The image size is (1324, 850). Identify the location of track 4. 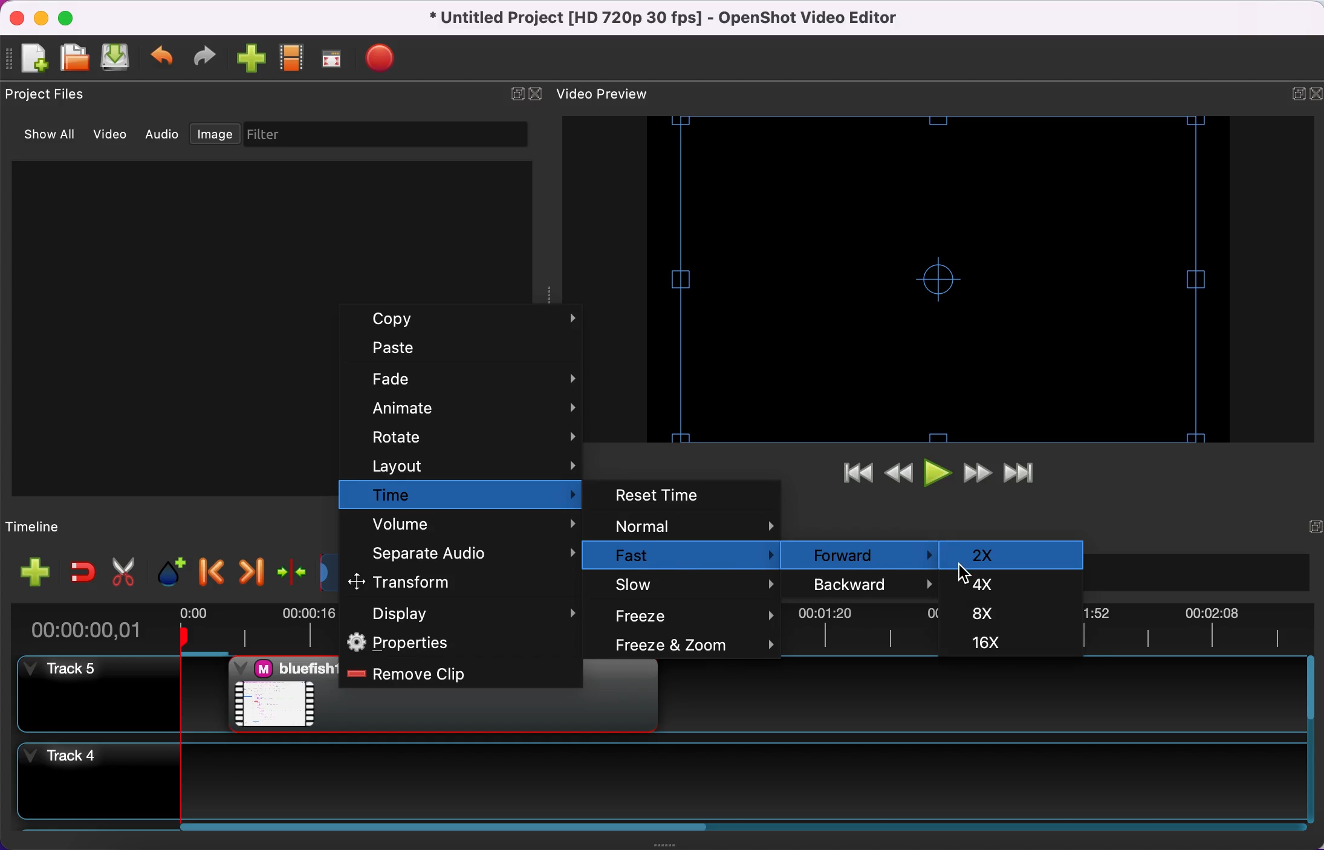
(664, 784).